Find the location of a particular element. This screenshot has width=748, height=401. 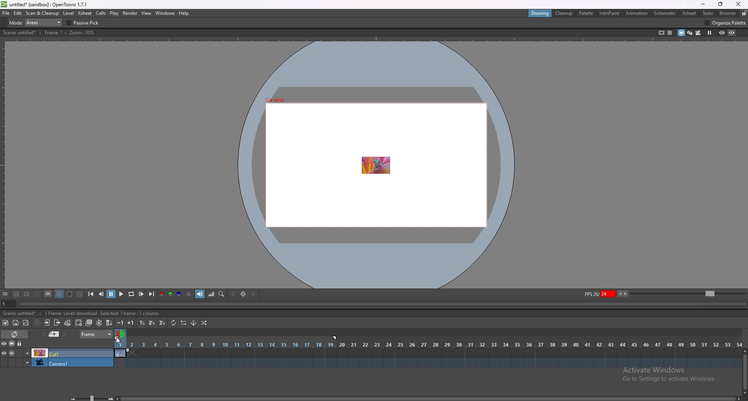

camera view is located at coordinates (699, 33).